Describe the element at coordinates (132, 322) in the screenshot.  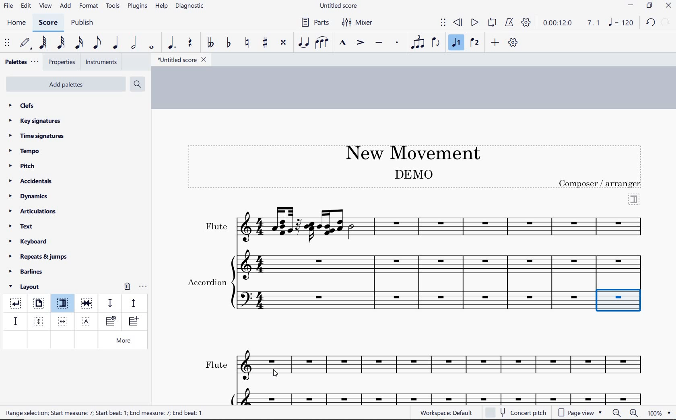
I see `insert one measure before selection` at that location.